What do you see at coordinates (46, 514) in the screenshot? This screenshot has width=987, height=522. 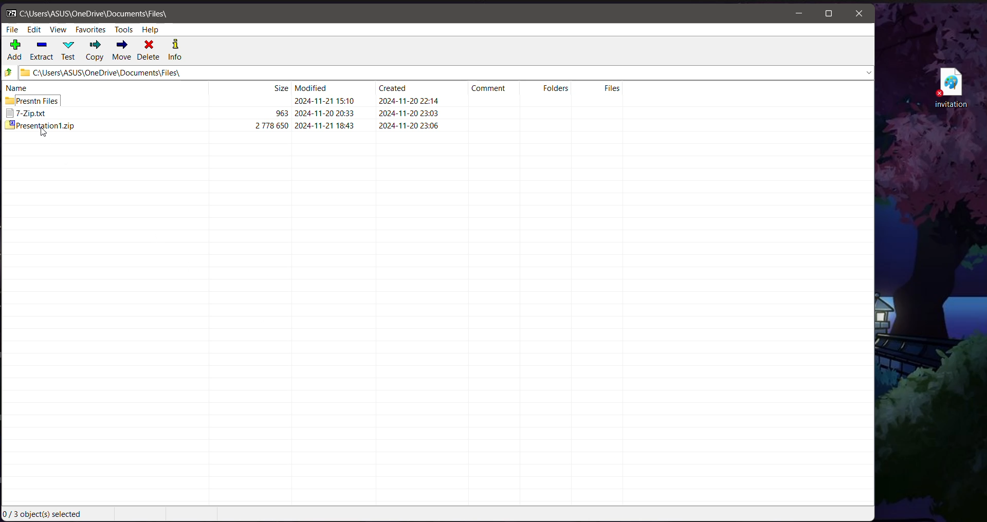 I see `Current Selection` at bounding box center [46, 514].